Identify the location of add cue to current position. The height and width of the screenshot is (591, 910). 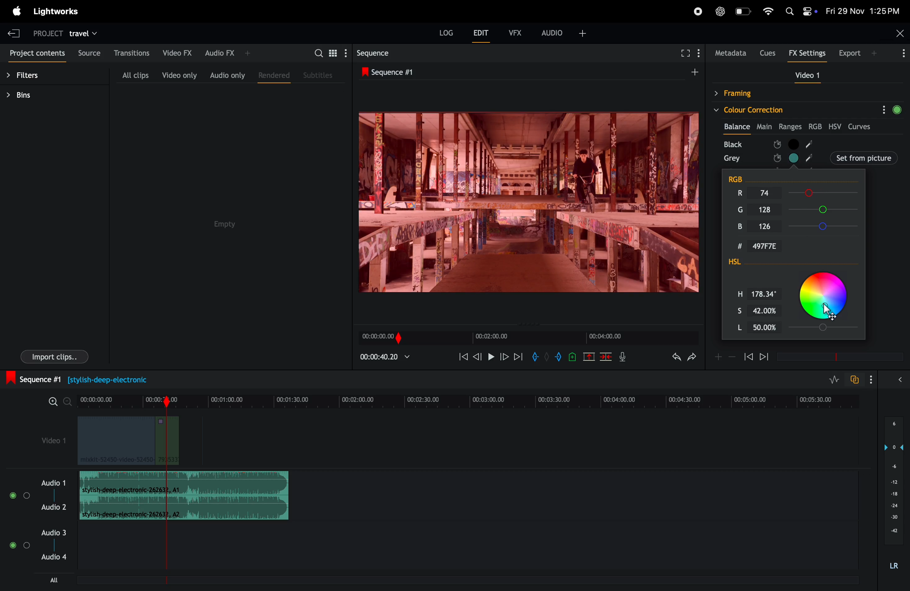
(572, 358).